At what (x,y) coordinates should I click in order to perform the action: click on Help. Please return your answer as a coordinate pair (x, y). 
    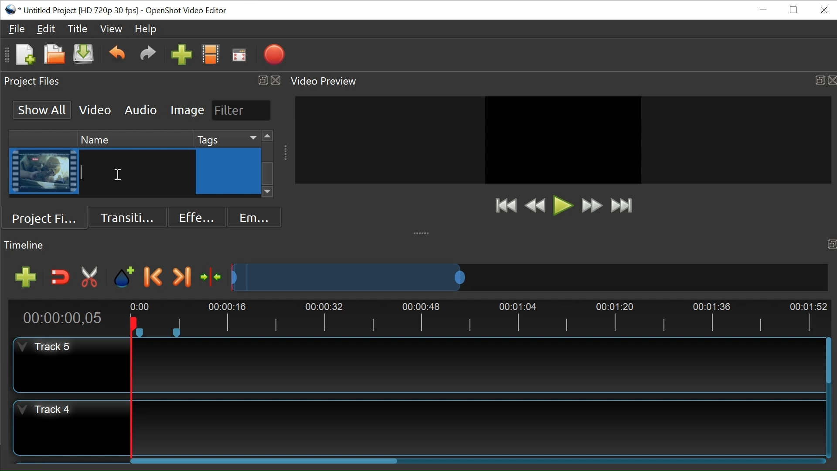
    Looking at the image, I should click on (146, 29).